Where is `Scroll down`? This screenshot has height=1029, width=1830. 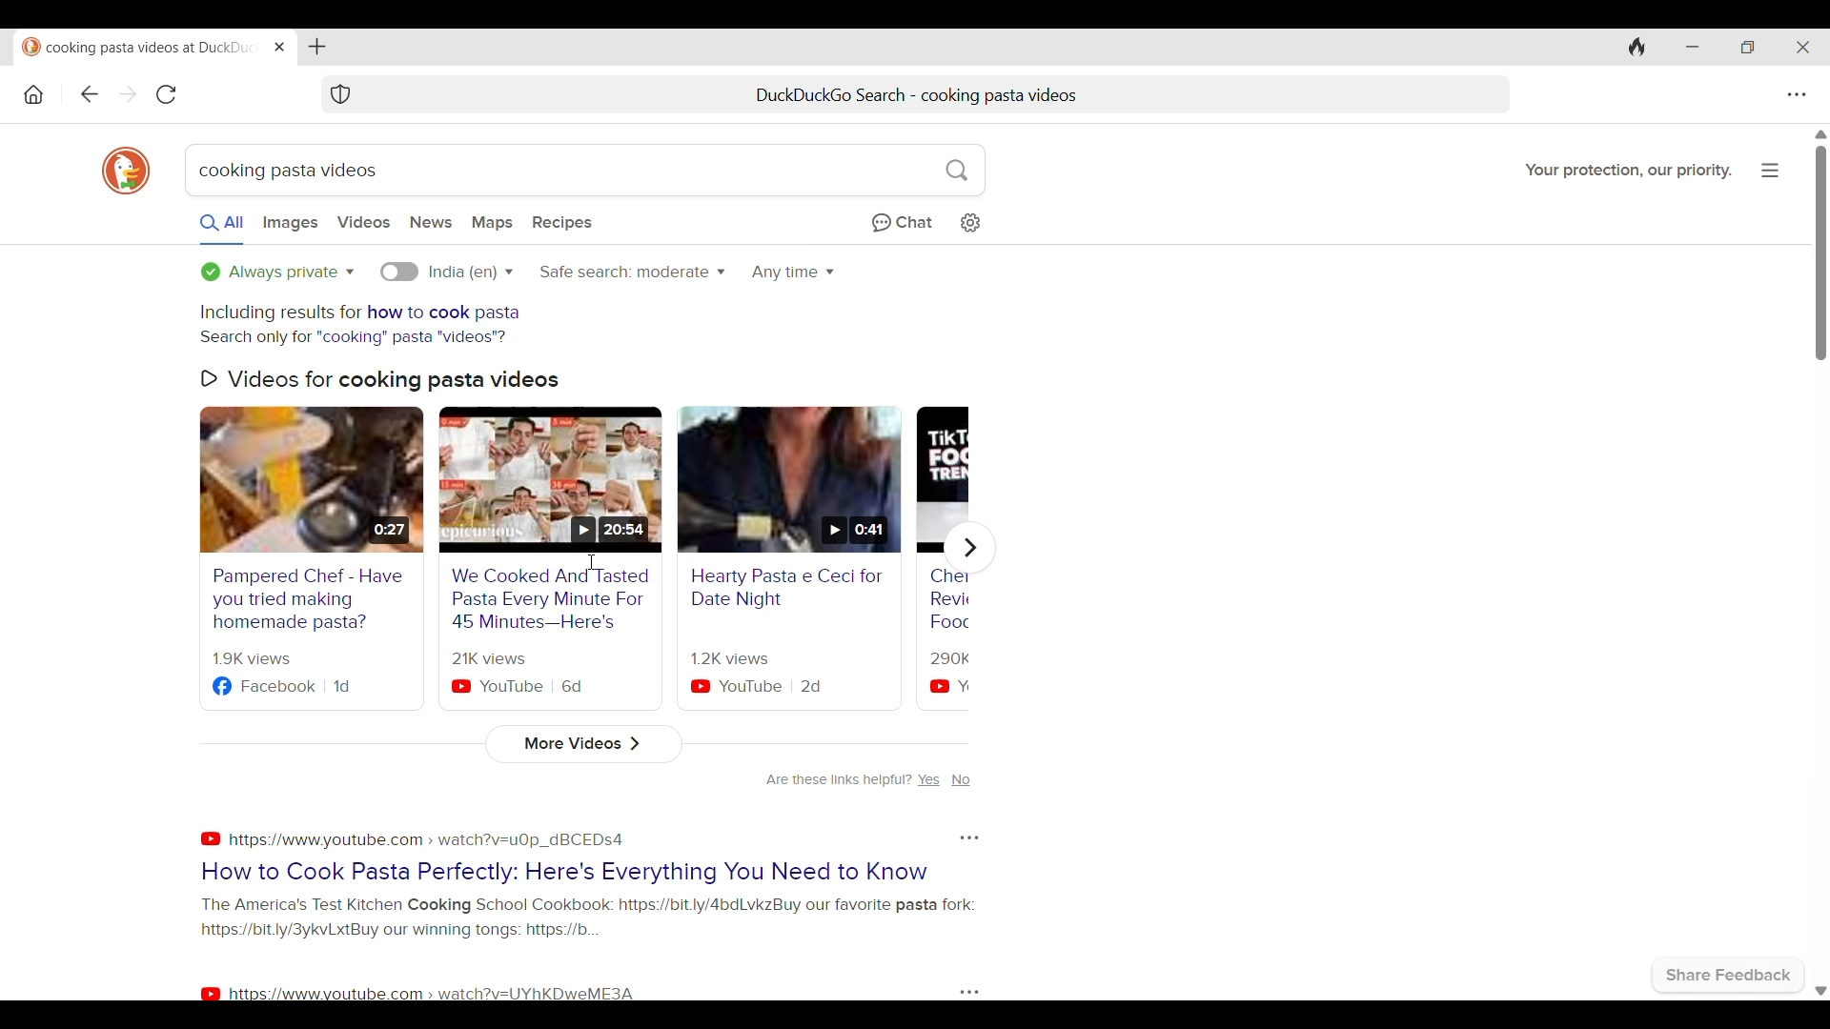
Scroll down is located at coordinates (1818, 989).